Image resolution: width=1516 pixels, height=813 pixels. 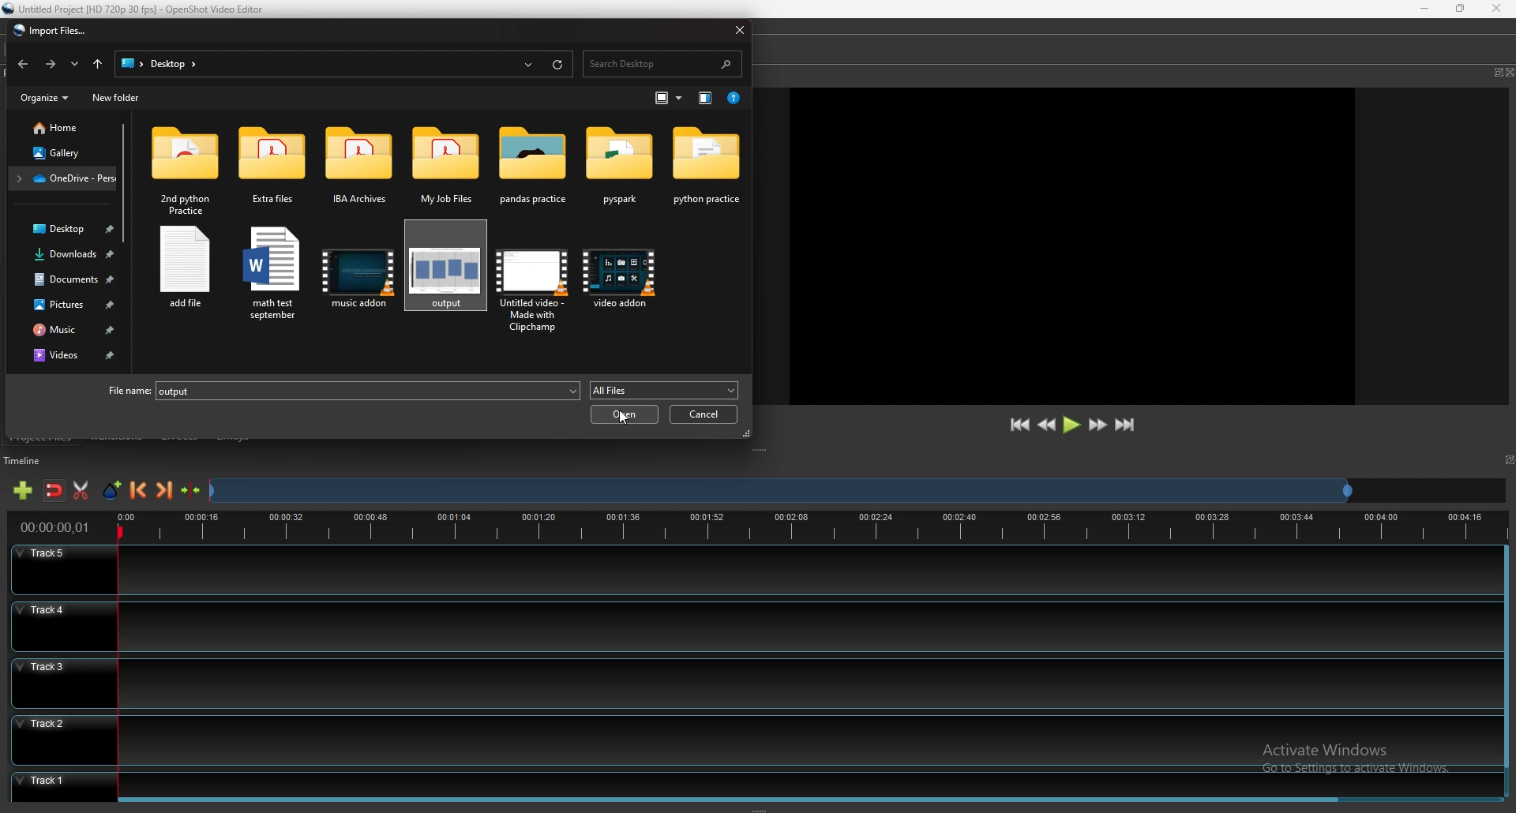 What do you see at coordinates (358, 275) in the screenshot?
I see `file` at bounding box center [358, 275].